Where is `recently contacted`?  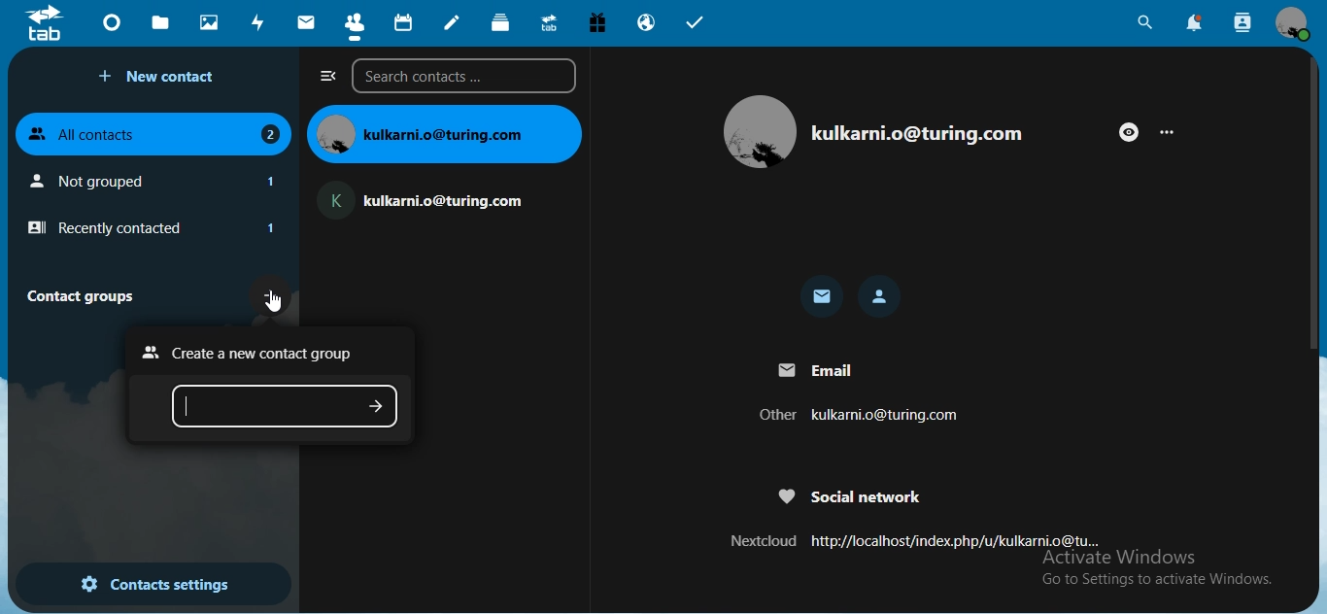
recently contacted is located at coordinates (151, 228).